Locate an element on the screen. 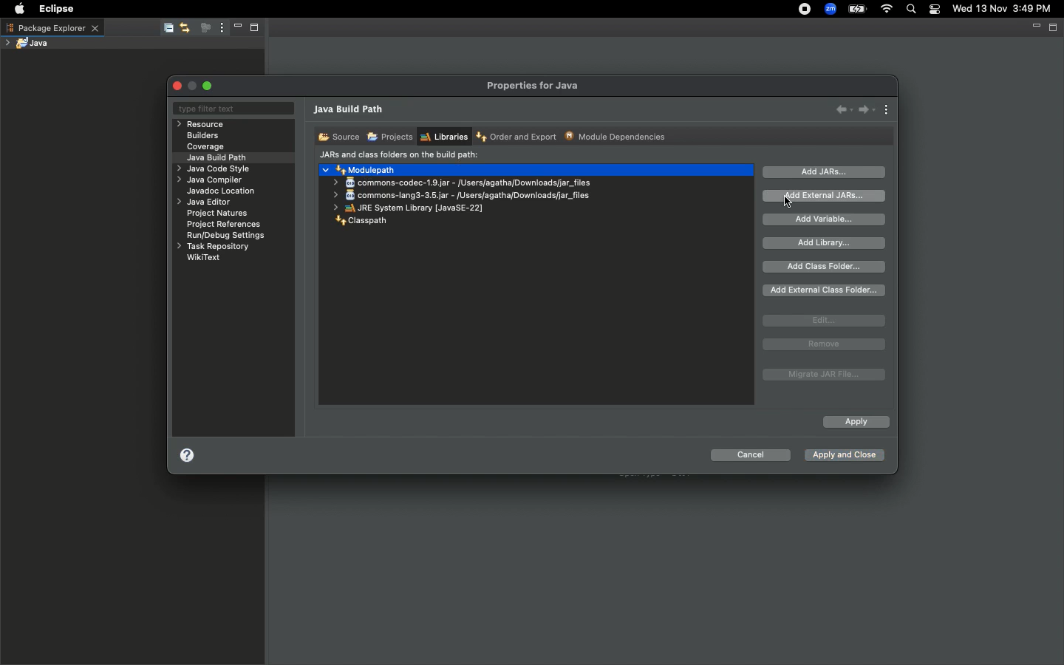 The image size is (1064, 665). Cancel is located at coordinates (750, 457).